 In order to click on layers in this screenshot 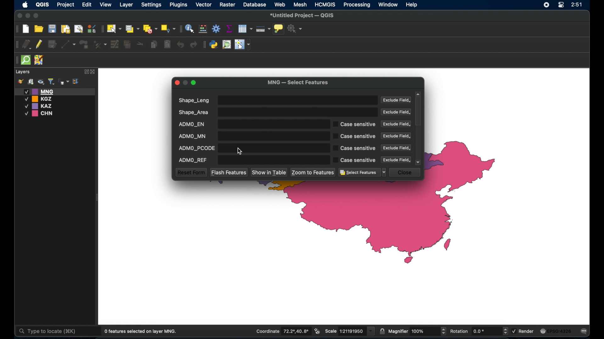, I will do `click(23, 72)`.